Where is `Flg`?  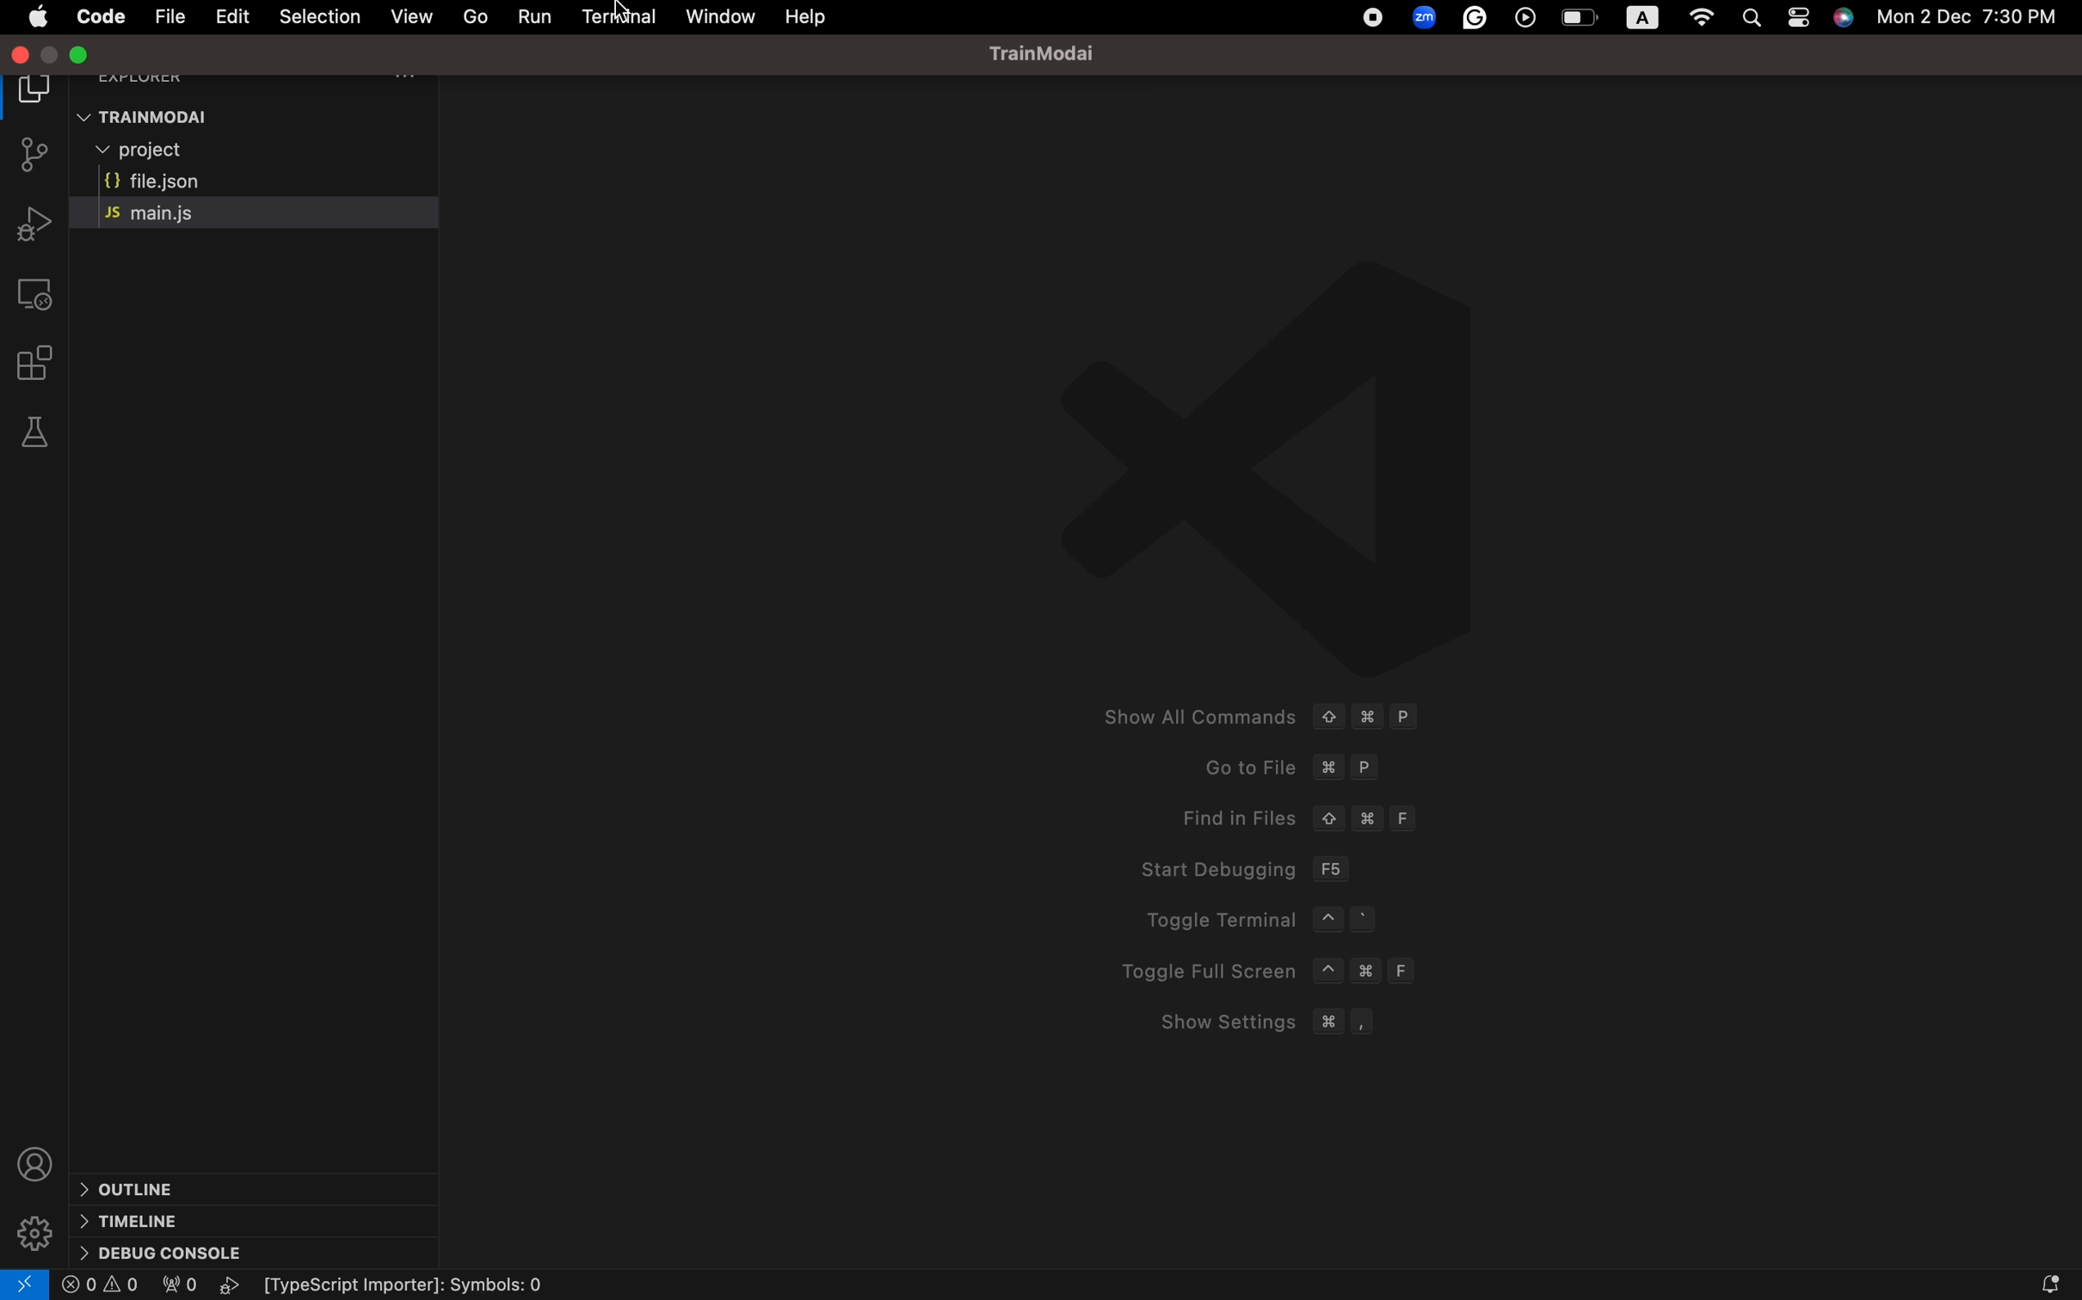 Flg is located at coordinates (177, 1287).